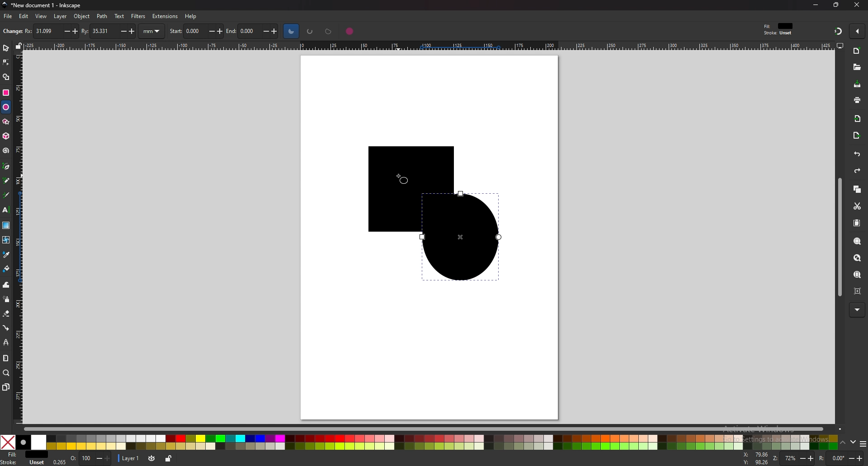 The width and height of the screenshot is (868, 466). Describe the element at coordinates (6, 92) in the screenshot. I see `rectangle` at that location.